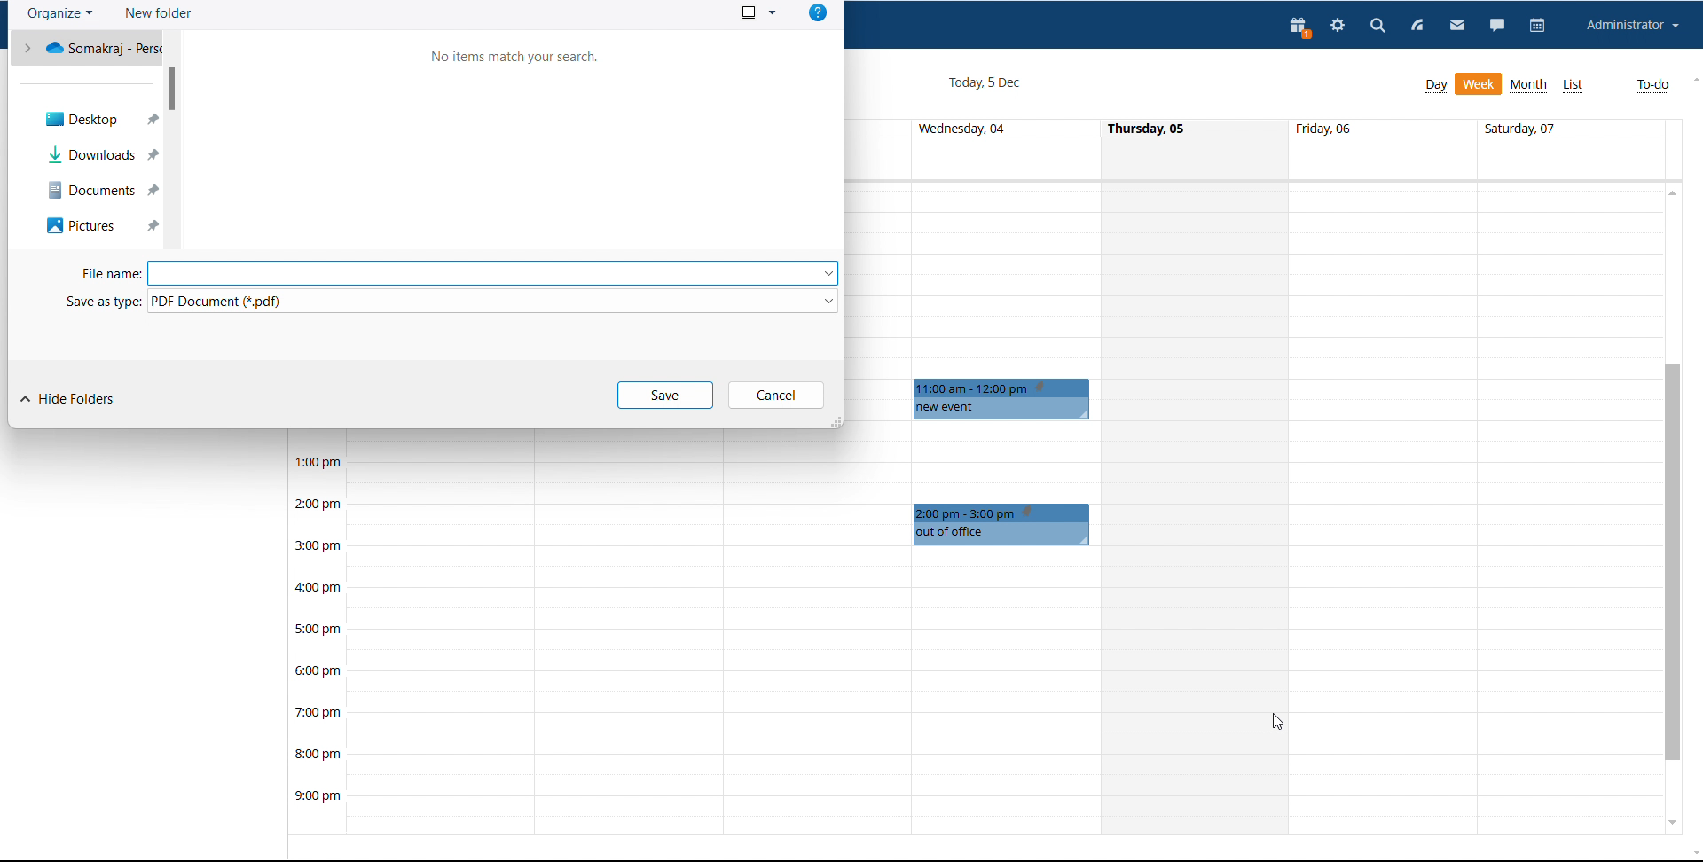  I want to click on scrollbar, so click(1673, 562).